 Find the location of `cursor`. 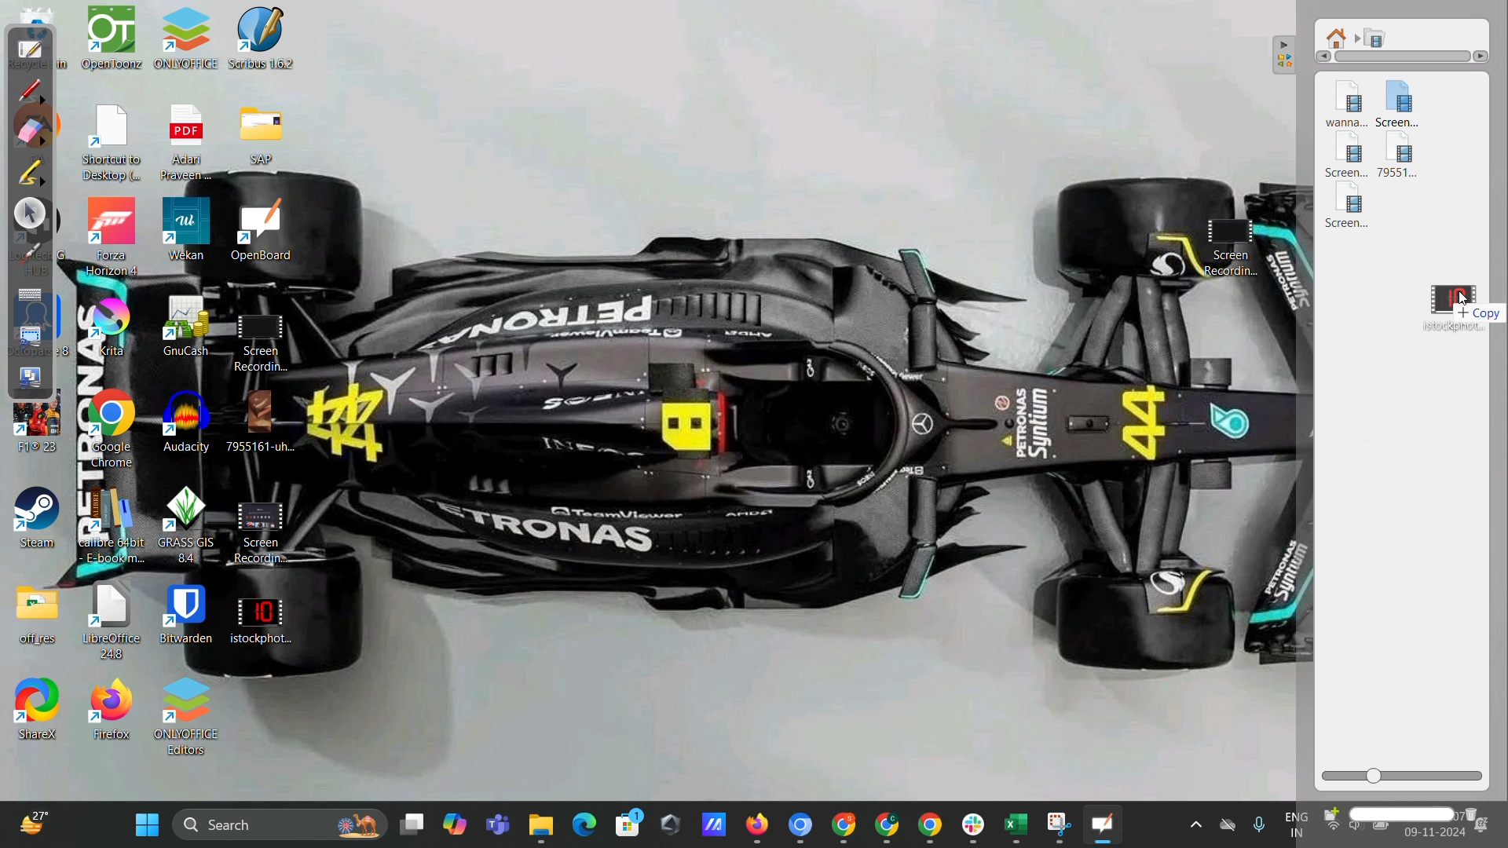

cursor is located at coordinates (1464, 298).